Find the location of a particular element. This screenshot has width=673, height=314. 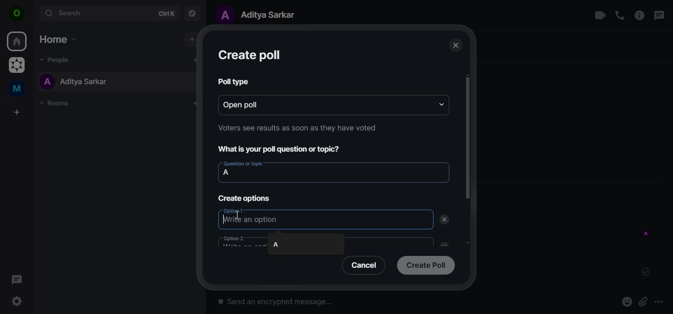

Voters see results as soon as they have voted is located at coordinates (298, 127).